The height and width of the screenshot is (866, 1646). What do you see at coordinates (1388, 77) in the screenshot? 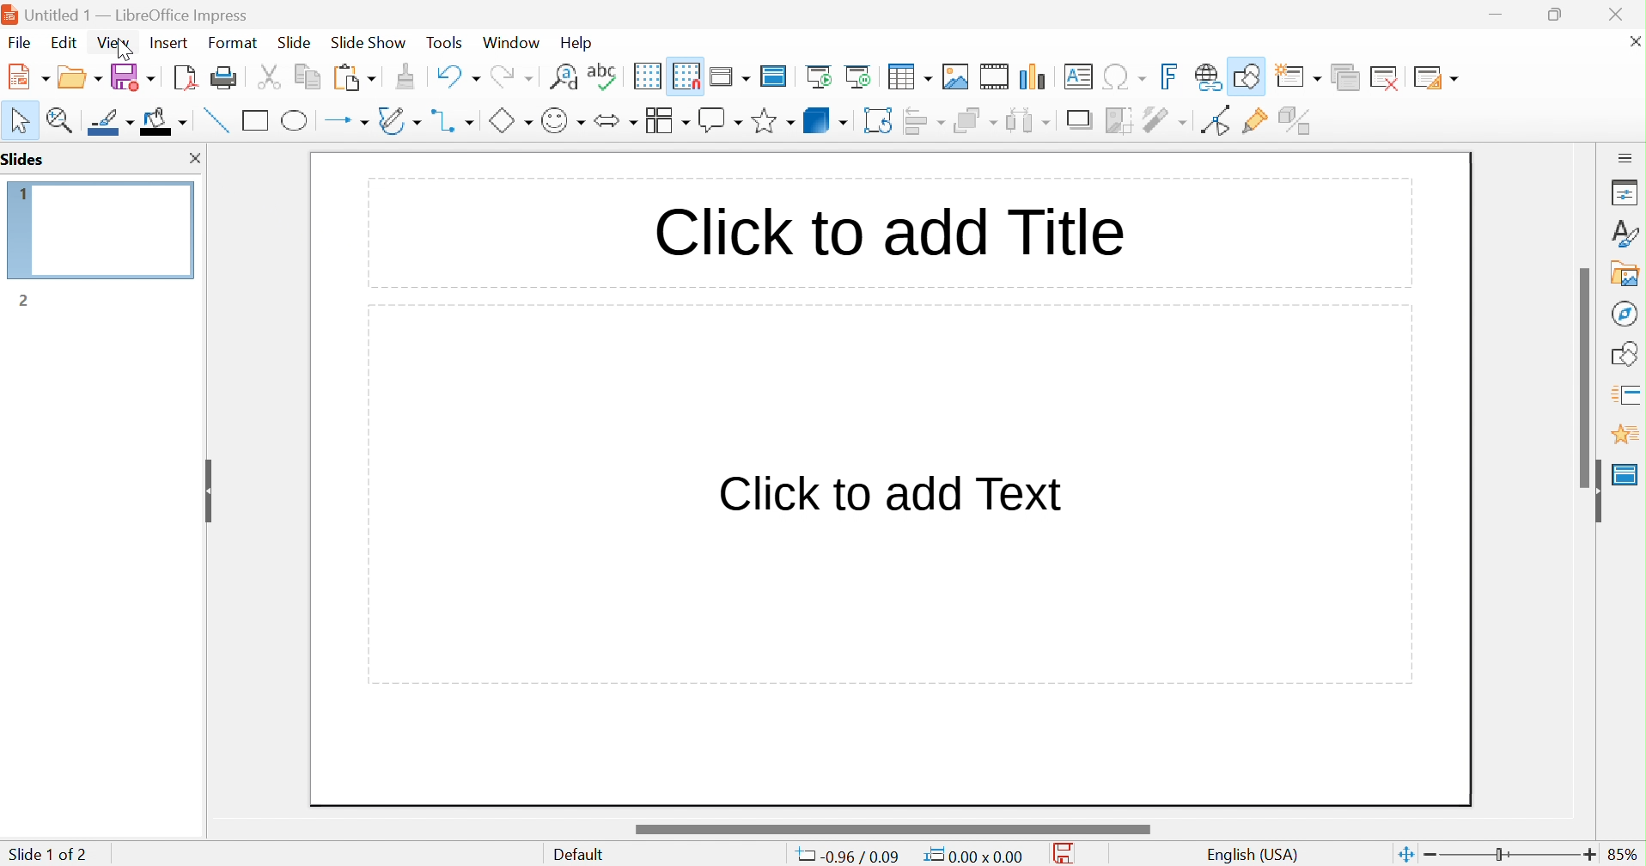
I see `delete slide` at bounding box center [1388, 77].